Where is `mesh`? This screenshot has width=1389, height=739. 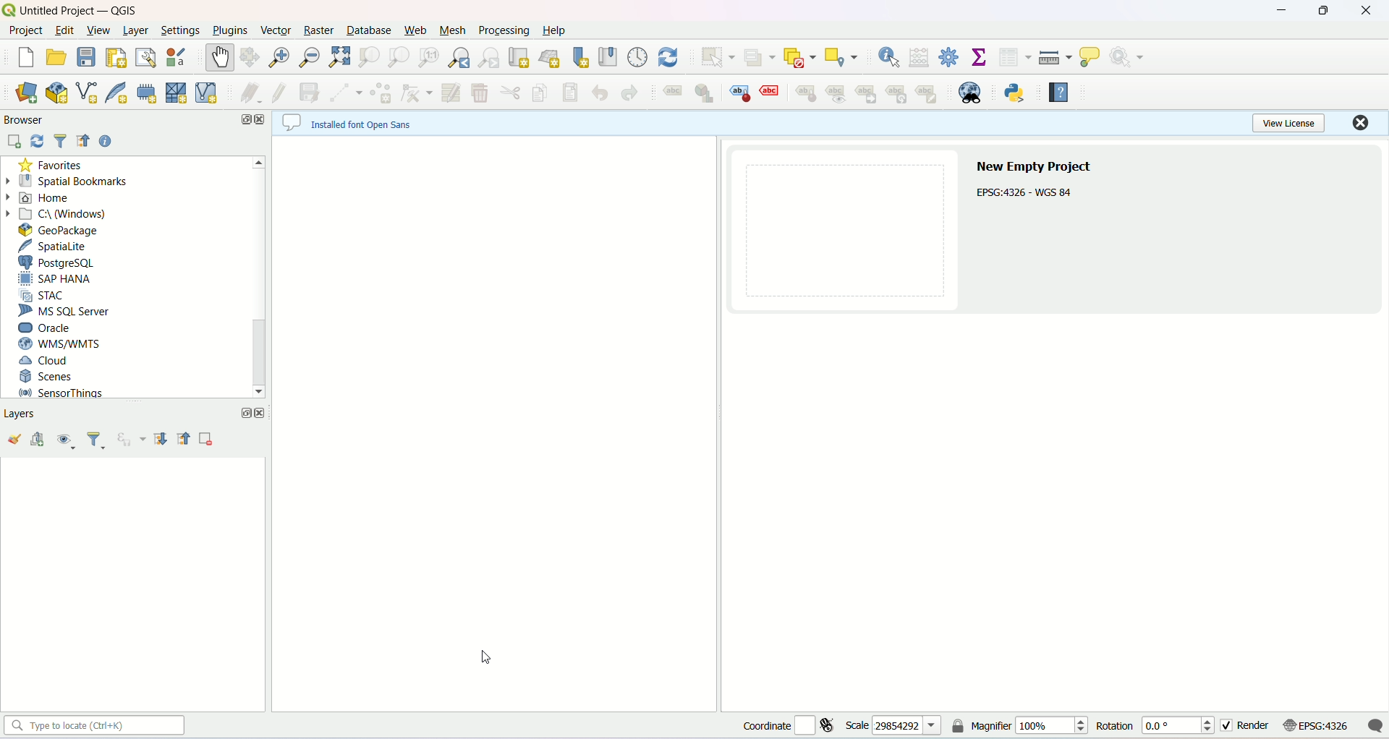 mesh is located at coordinates (452, 30).